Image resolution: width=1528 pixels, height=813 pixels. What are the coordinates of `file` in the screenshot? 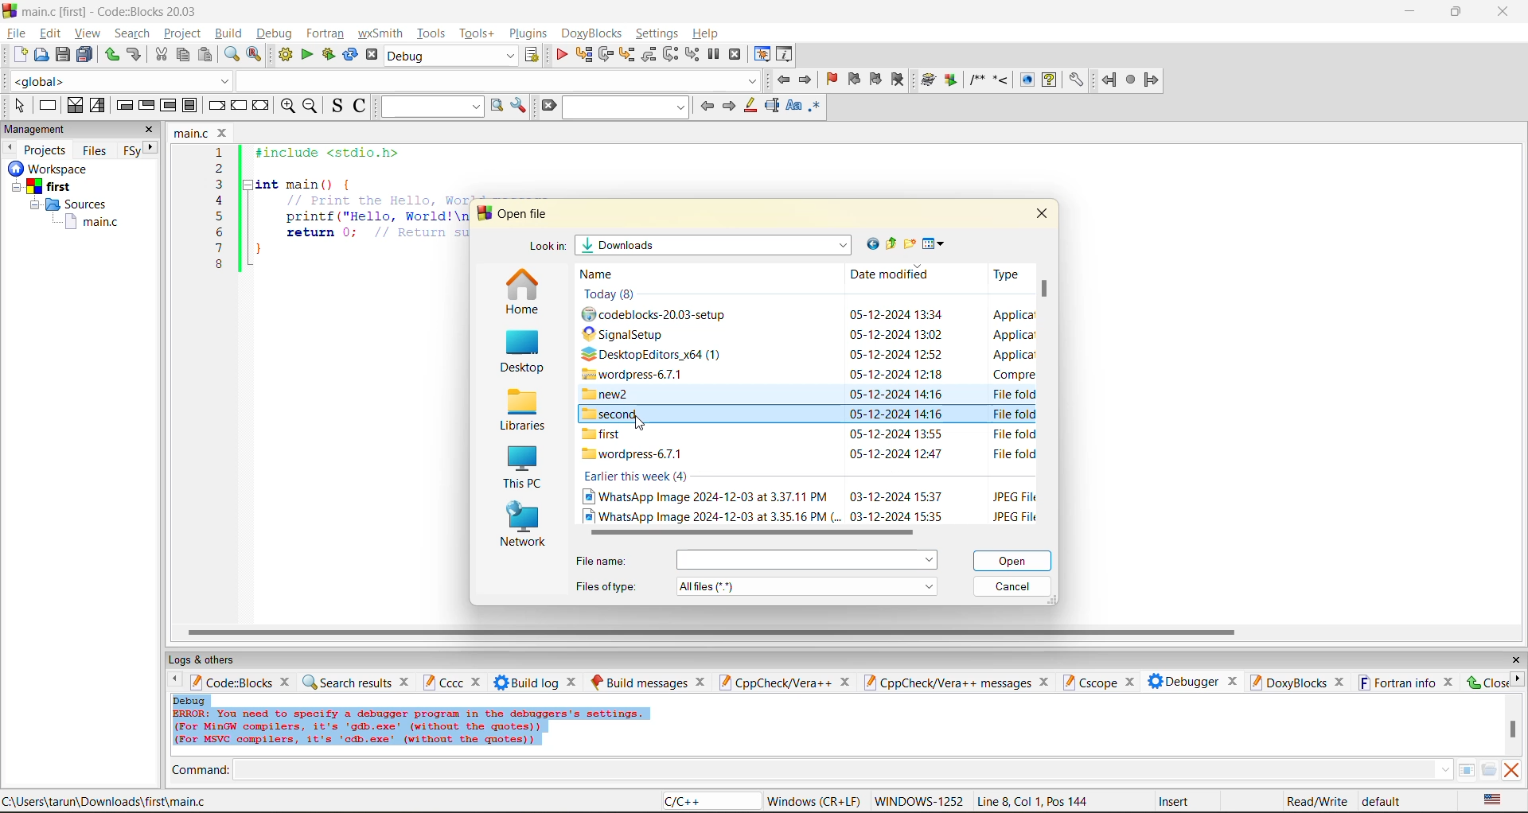 It's located at (15, 31).